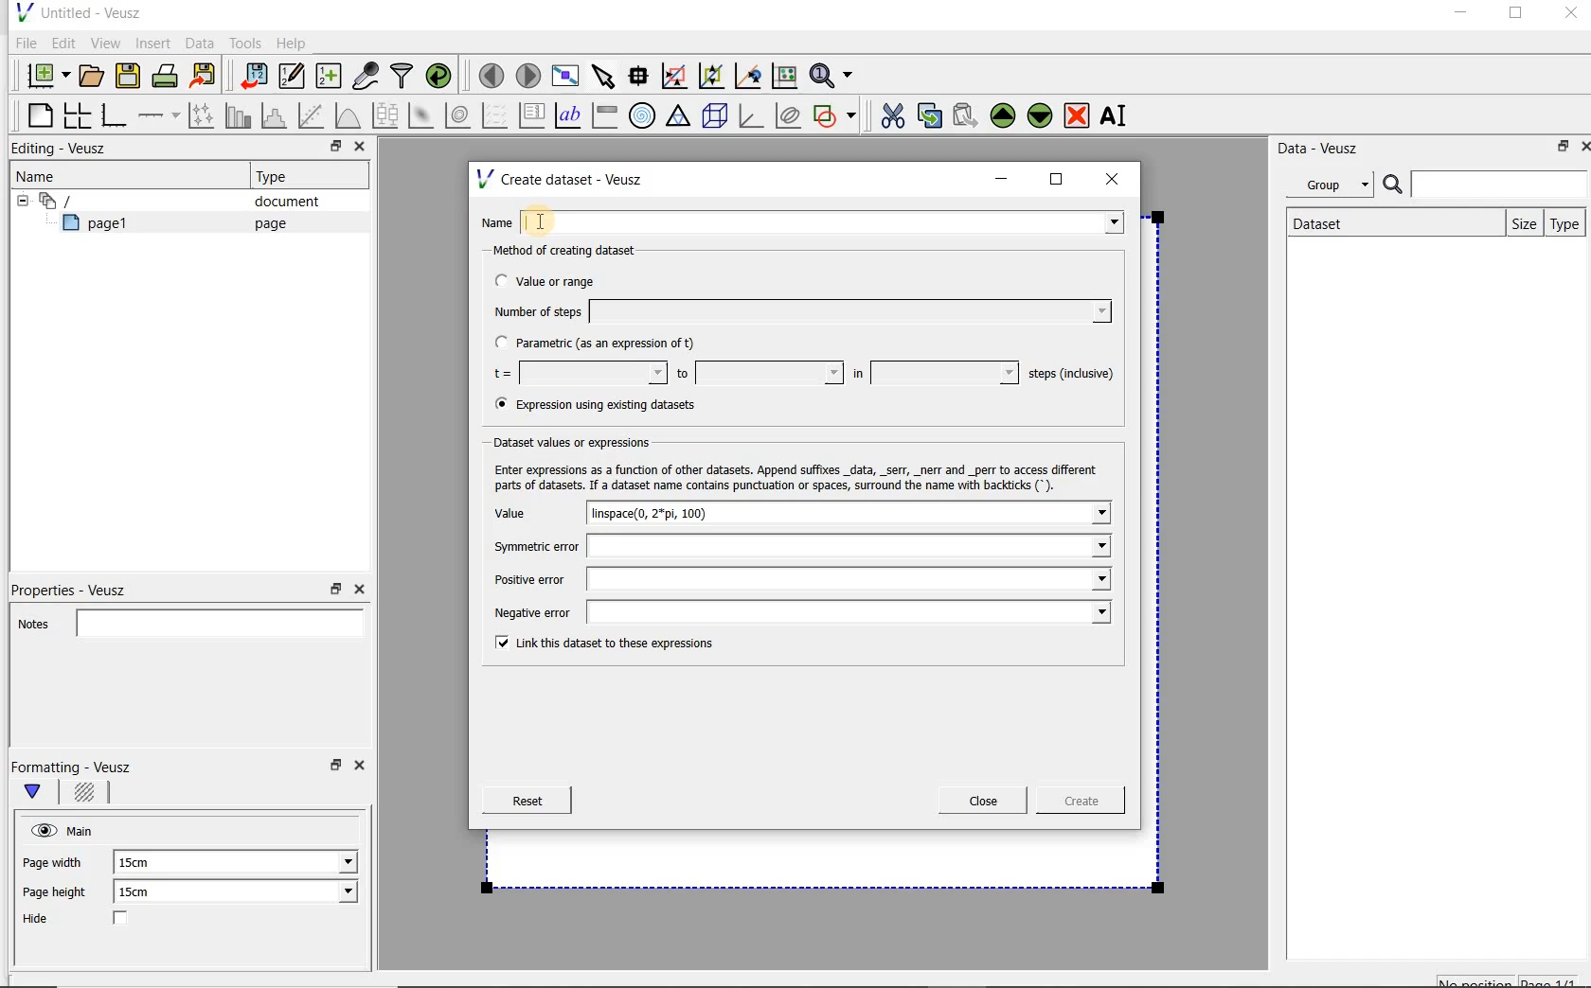 The image size is (1591, 988). Describe the element at coordinates (1328, 221) in the screenshot. I see `Dataset` at that location.